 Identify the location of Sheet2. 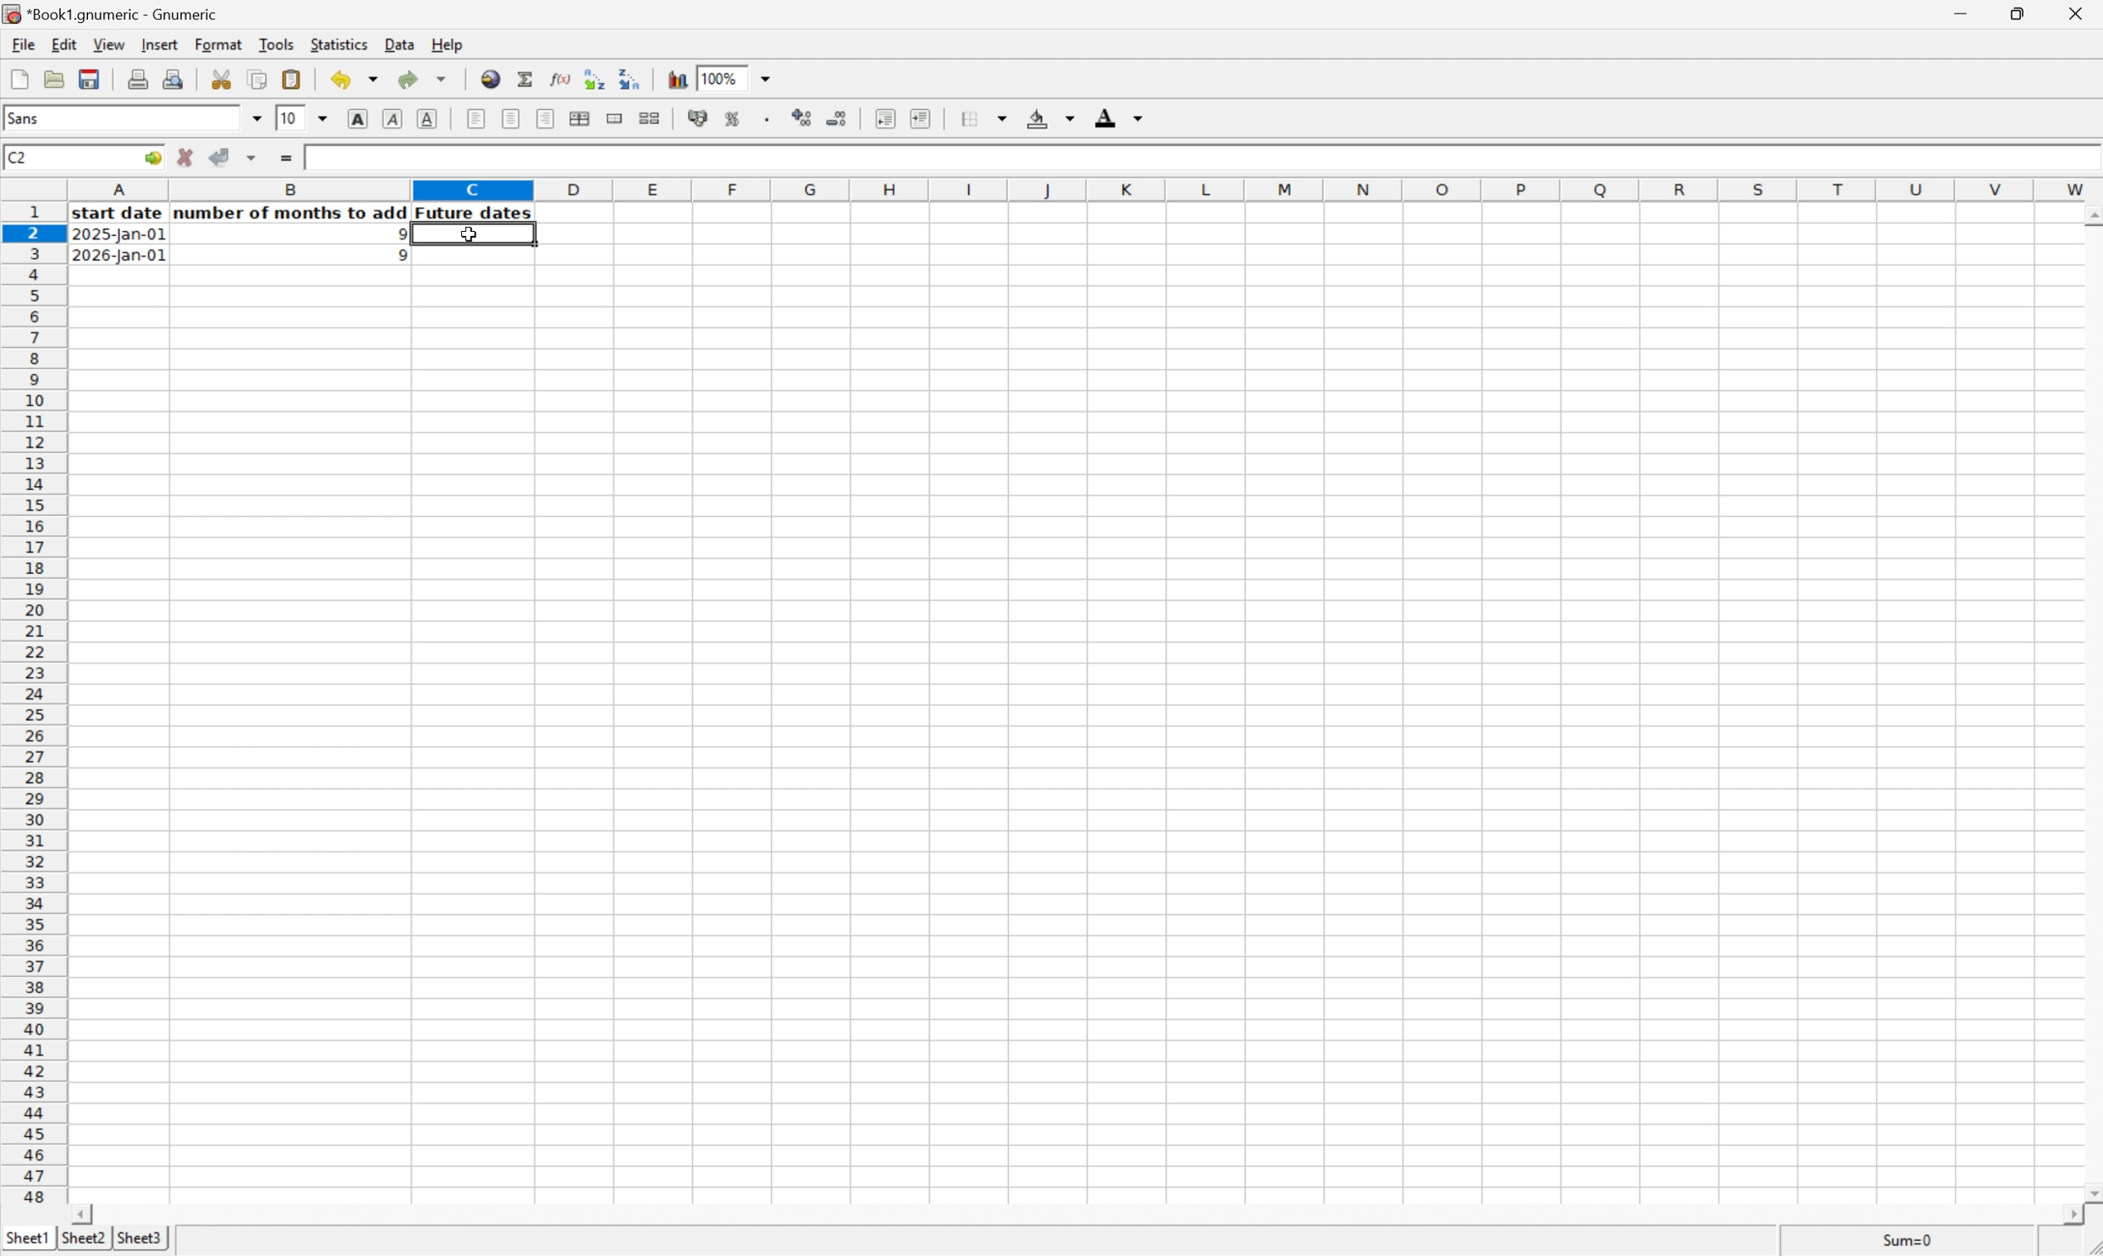
(83, 1238).